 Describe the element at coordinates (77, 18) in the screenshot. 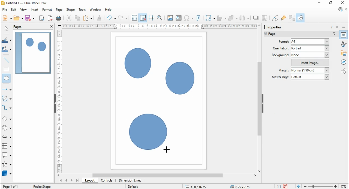

I see `copy` at that location.